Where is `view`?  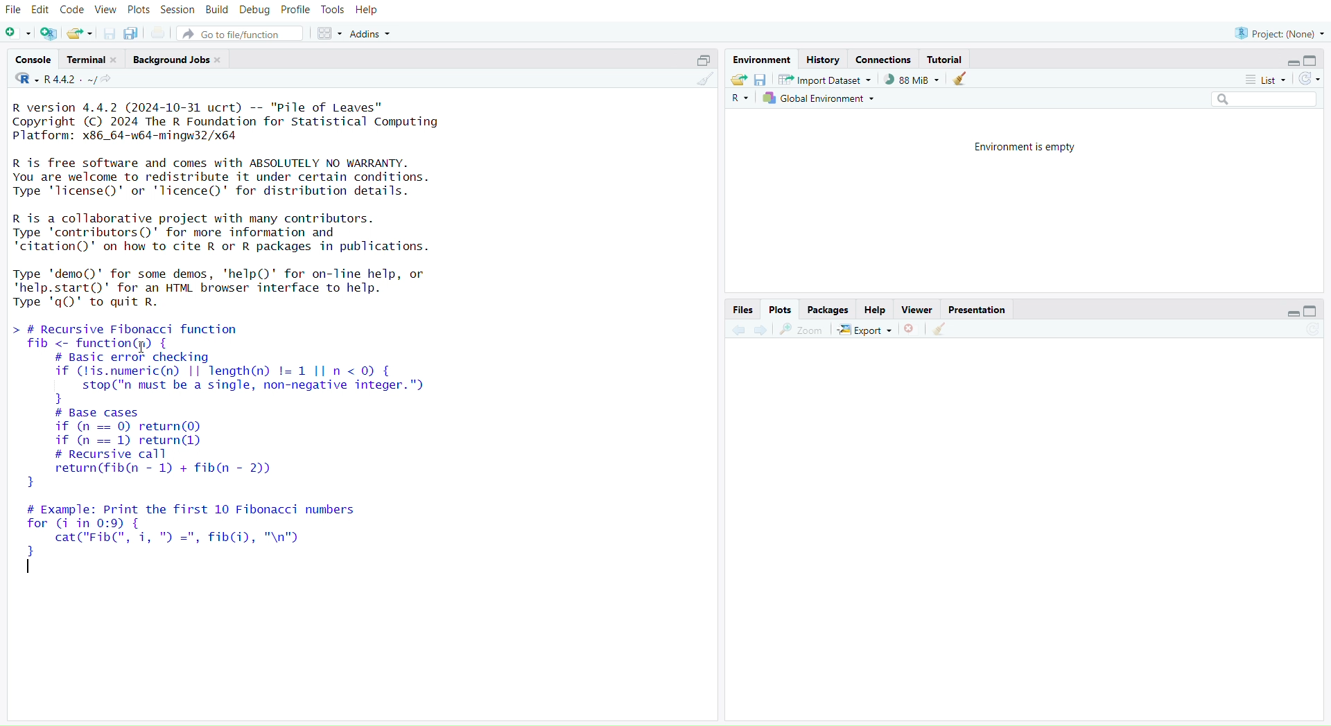 view is located at coordinates (107, 10).